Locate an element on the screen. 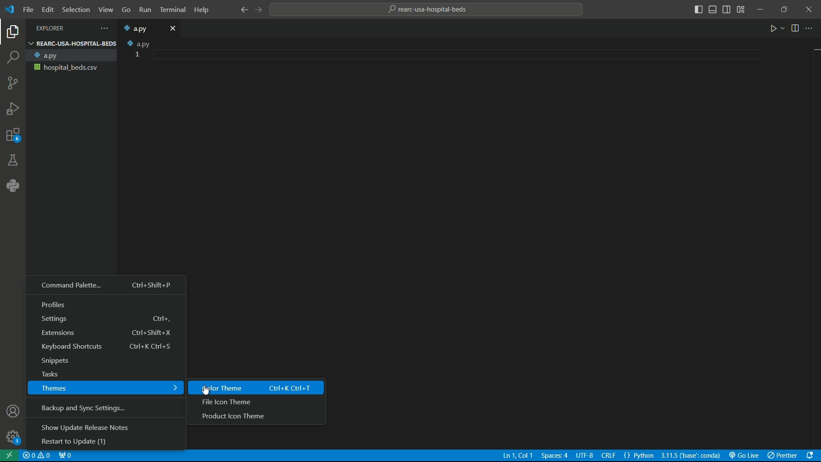  color theme is located at coordinates (257, 388).